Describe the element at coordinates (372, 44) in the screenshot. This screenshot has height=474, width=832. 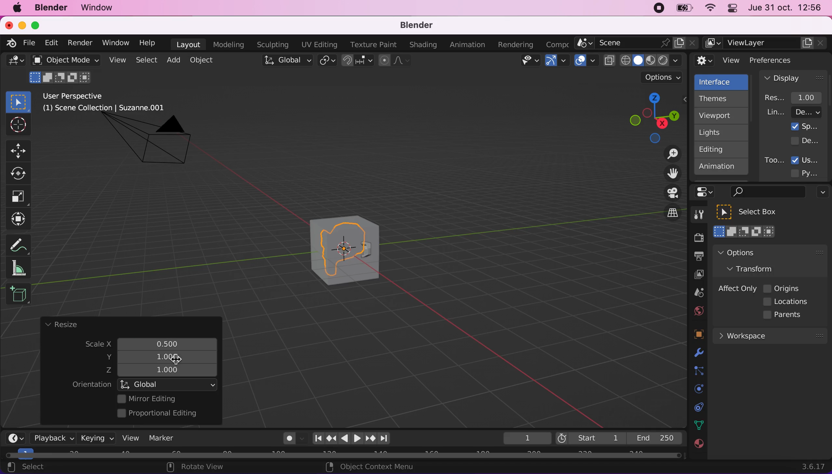
I see `texture paint` at that location.